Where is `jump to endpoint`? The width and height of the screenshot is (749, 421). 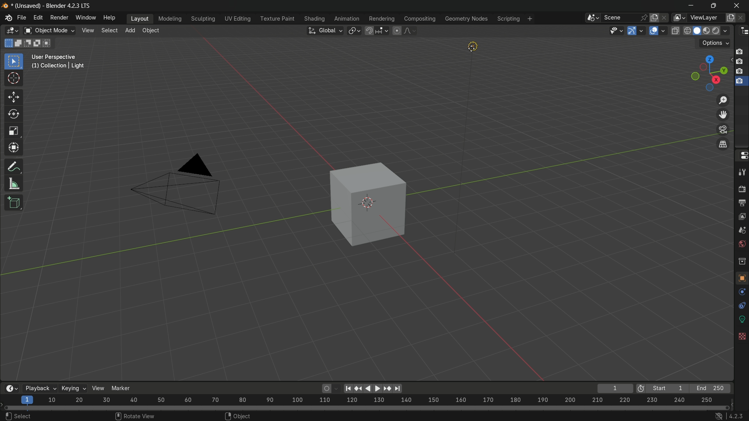 jump to endpoint is located at coordinates (348, 388).